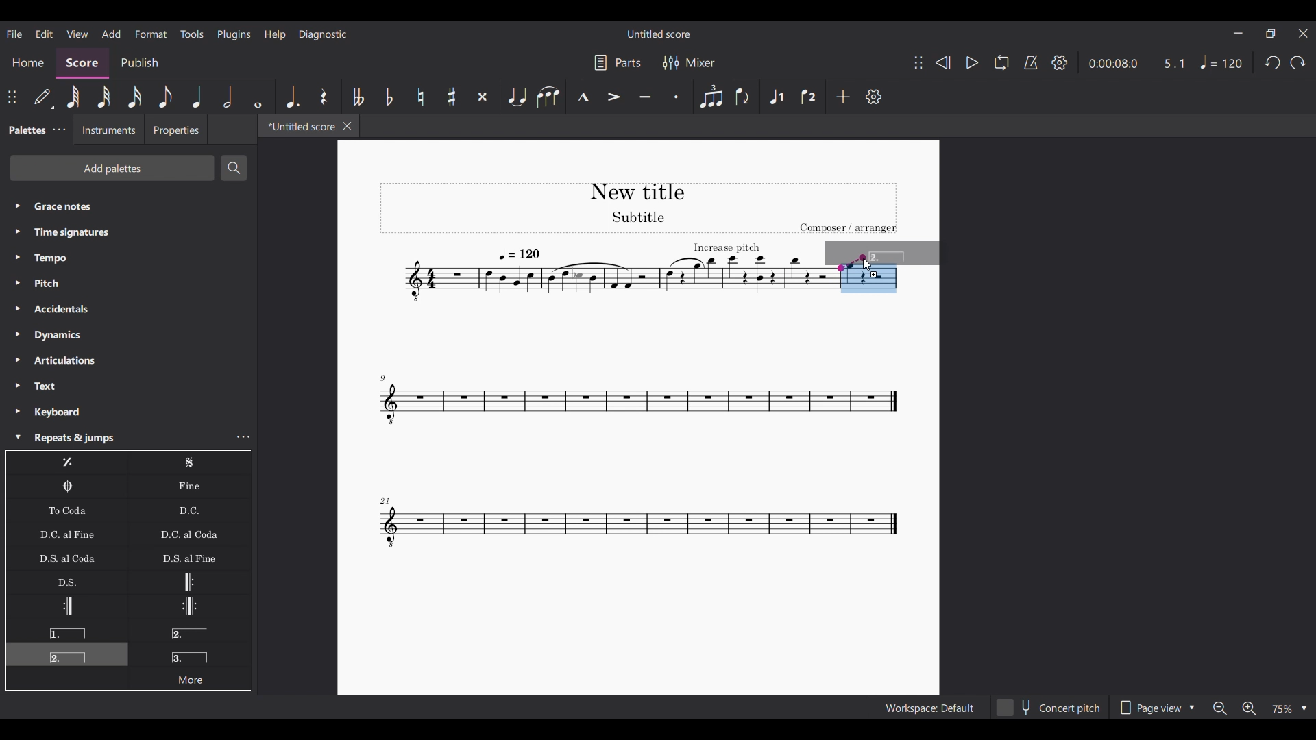 The height and width of the screenshot is (740, 1316). Describe the element at coordinates (605, 368) in the screenshot. I see `Current score` at that location.